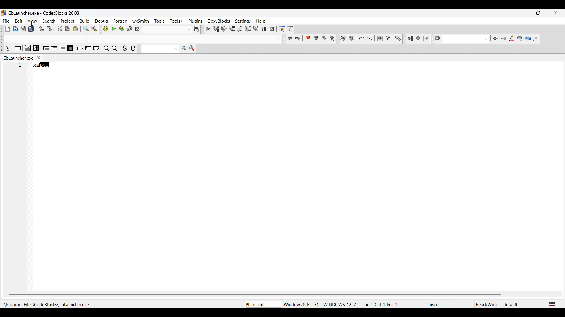  I want to click on Block instruction, so click(70, 48).